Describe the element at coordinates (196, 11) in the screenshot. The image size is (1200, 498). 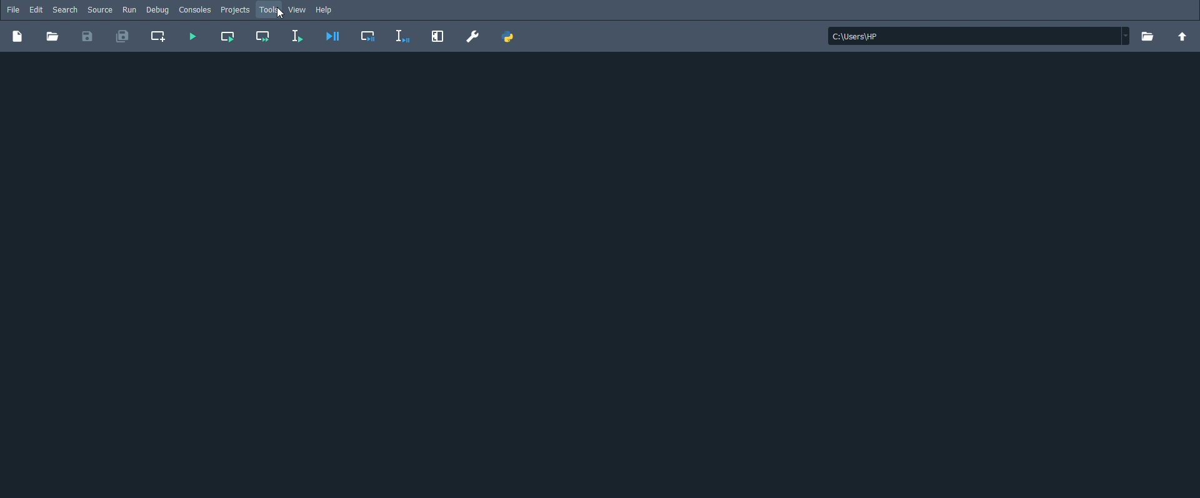
I see `Consoles` at that location.